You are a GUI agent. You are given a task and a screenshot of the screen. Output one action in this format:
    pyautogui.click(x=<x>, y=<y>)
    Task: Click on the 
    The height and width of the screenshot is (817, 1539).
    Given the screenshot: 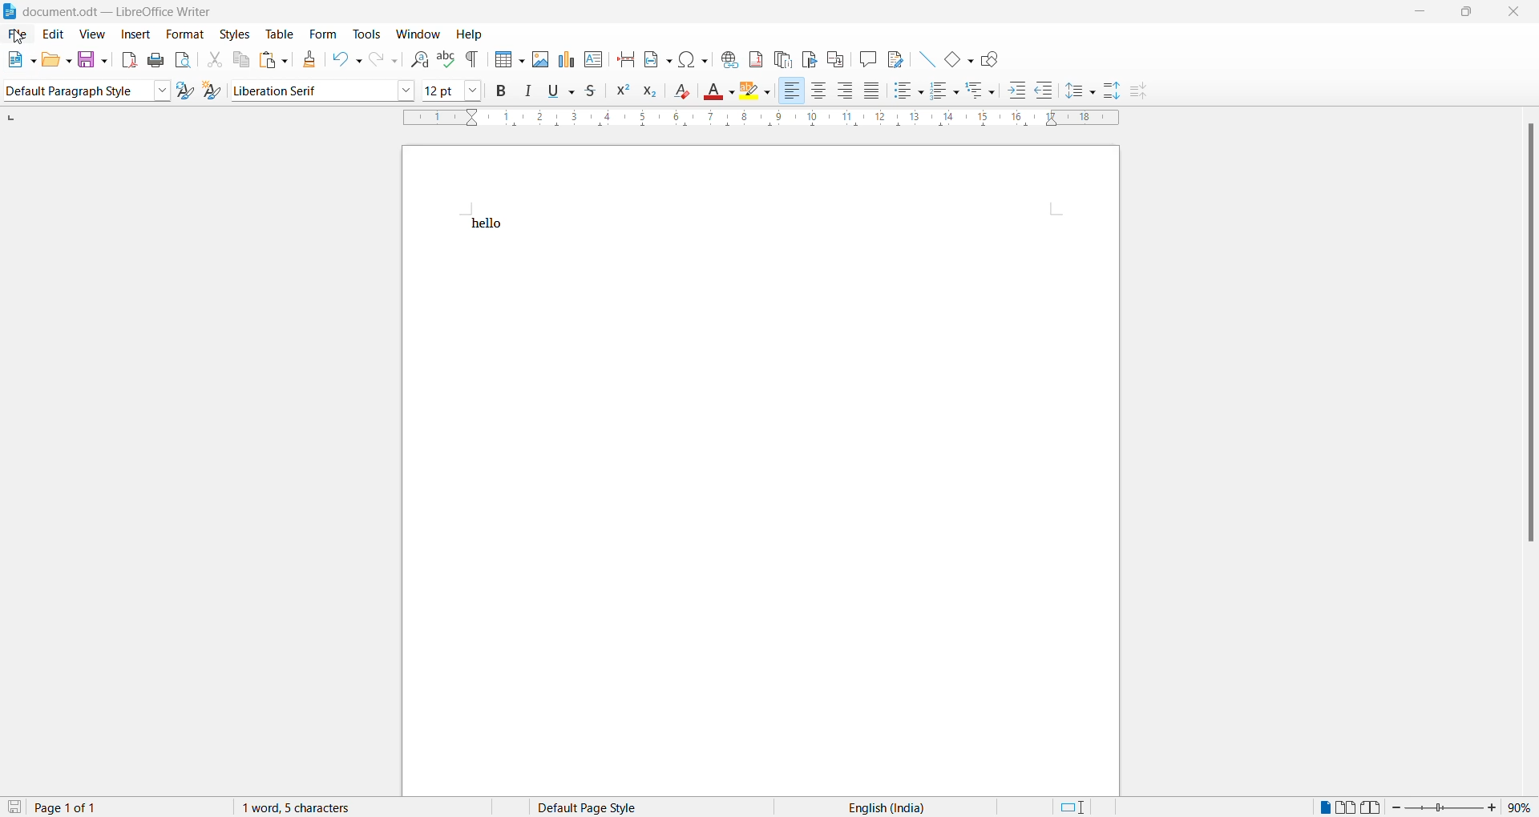 What is the action you would take?
    pyautogui.click(x=1044, y=91)
    